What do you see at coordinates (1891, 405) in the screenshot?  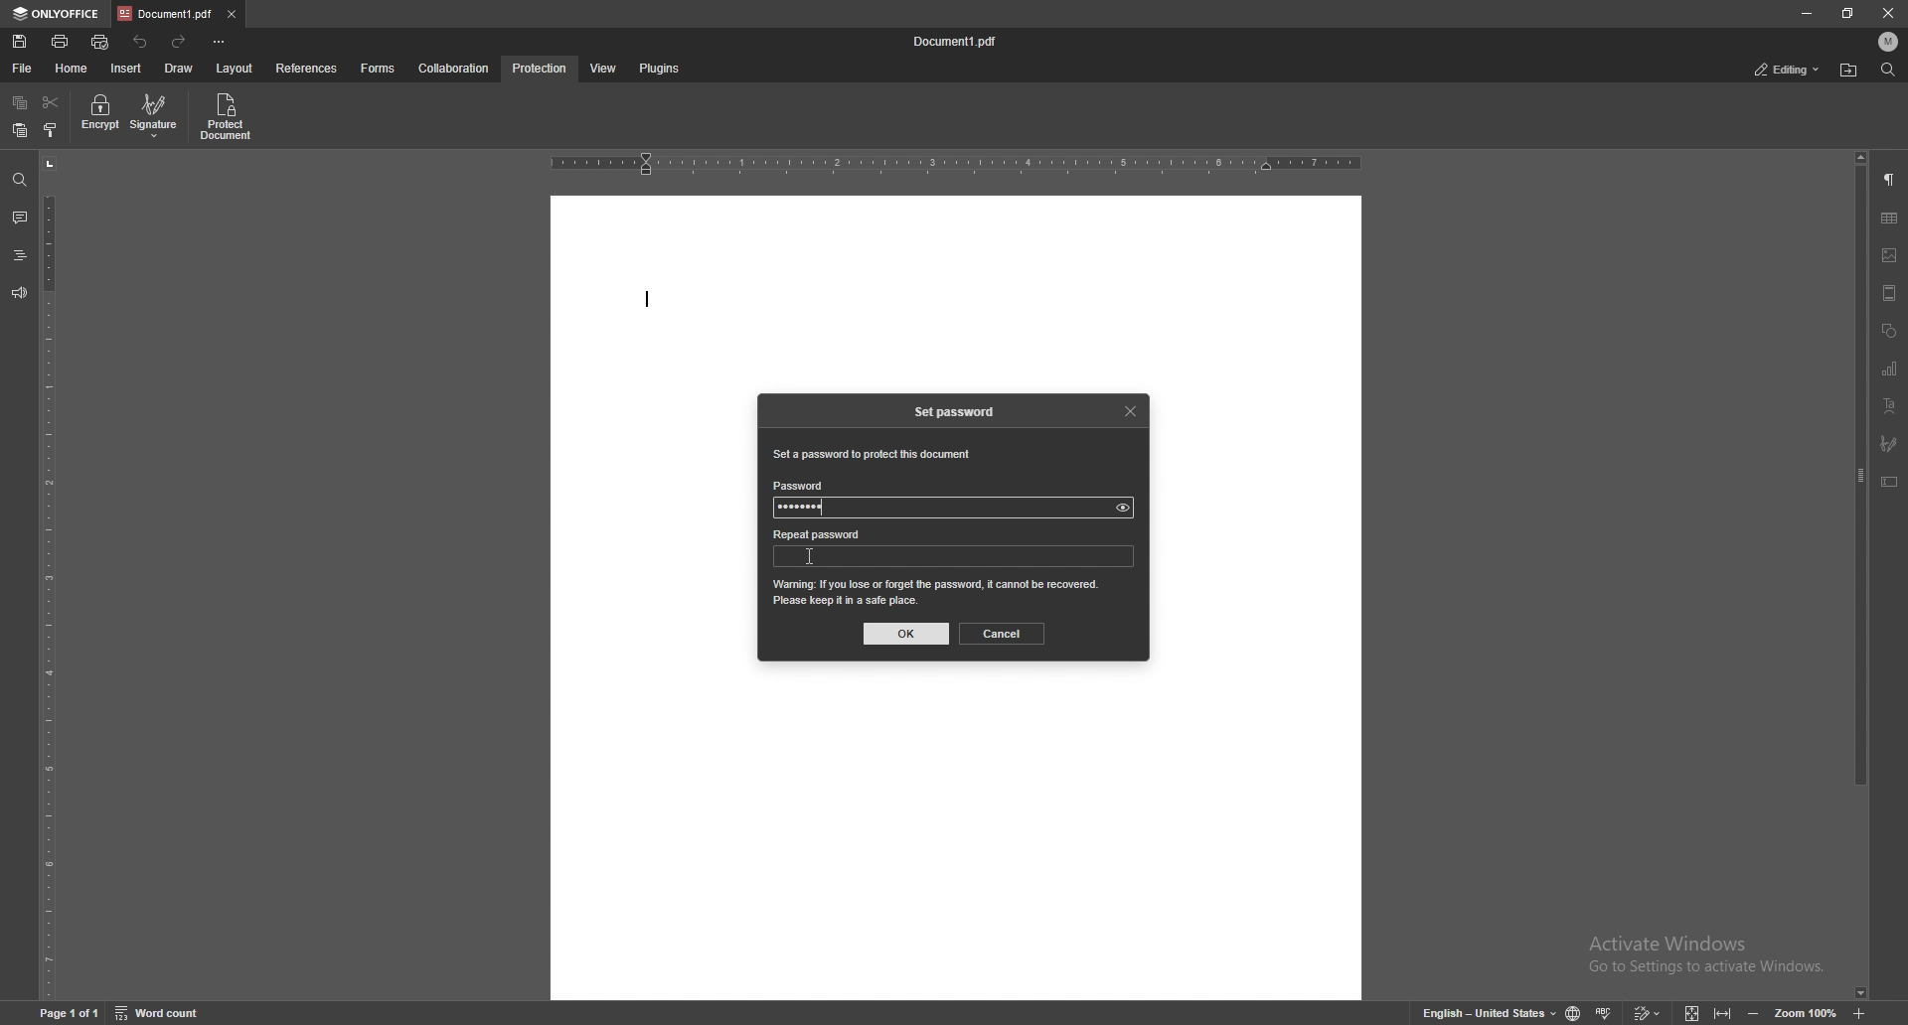 I see `text art` at bounding box center [1891, 405].